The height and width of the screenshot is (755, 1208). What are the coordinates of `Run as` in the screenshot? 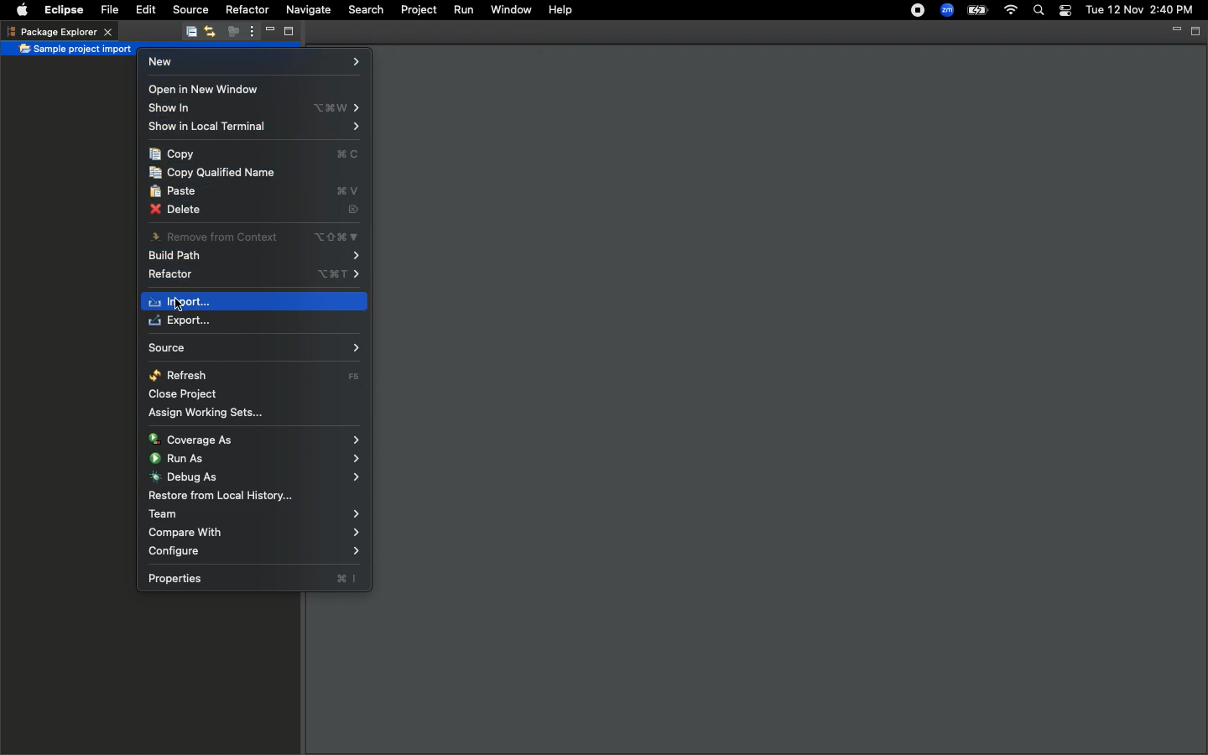 It's located at (258, 460).